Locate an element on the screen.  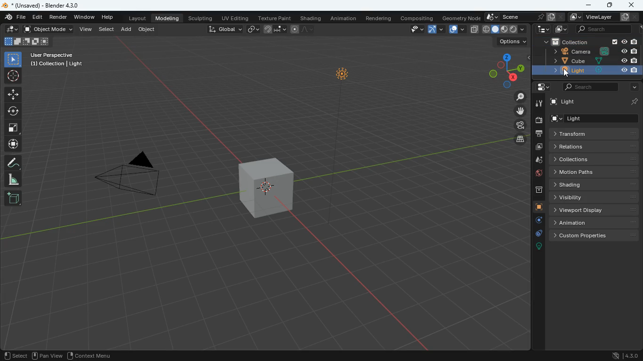
modeling is located at coordinates (168, 18).